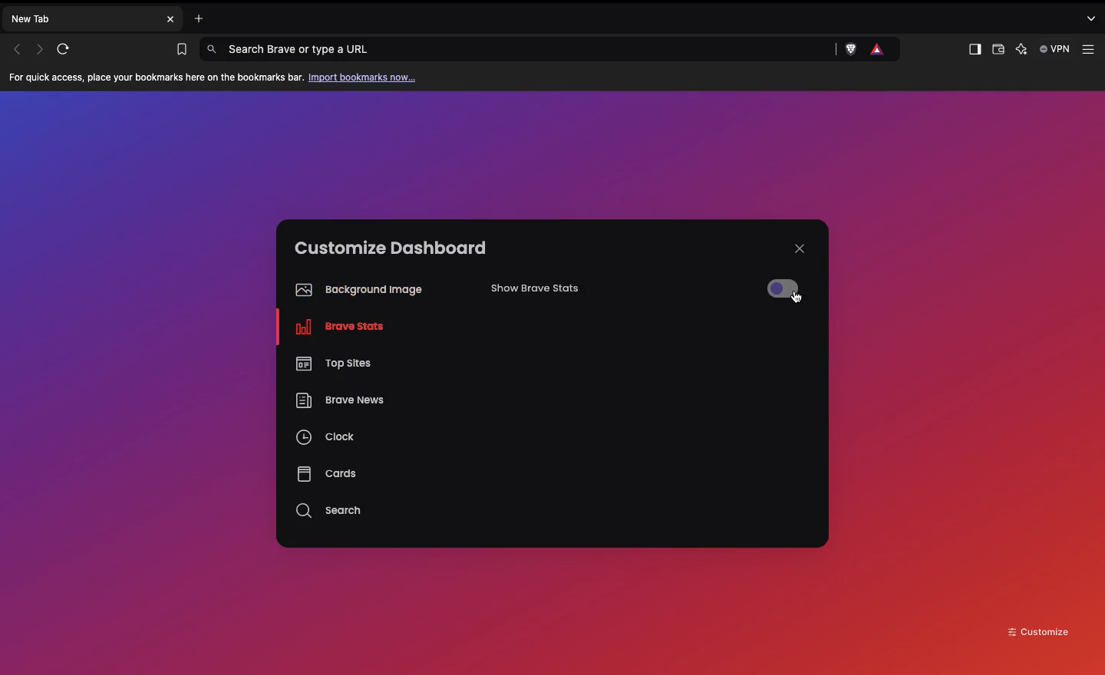 The image size is (1105, 675). Describe the element at coordinates (335, 330) in the screenshot. I see `Brave stats` at that location.